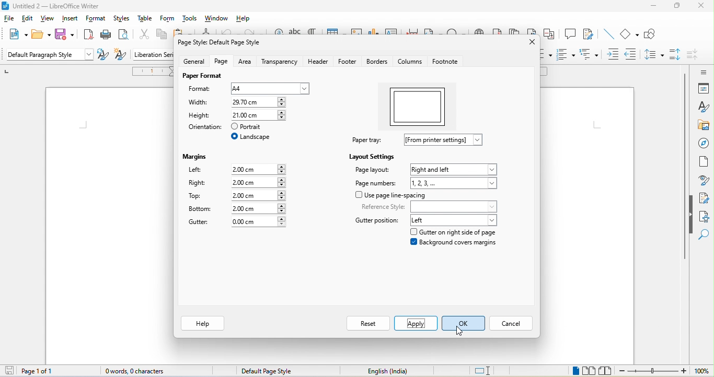 This screenshot has height=377, width=714. What do you see at coordinates (691, 215) in the screenshot?
I see `hide` at bounding box center [691, 215].